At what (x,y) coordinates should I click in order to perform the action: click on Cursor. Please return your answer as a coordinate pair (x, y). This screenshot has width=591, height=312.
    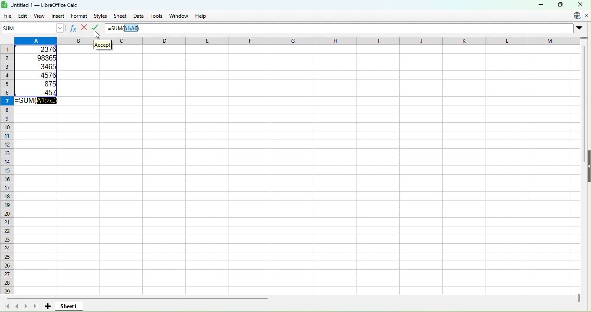
    Looking at the image, I should click on (96, 34).